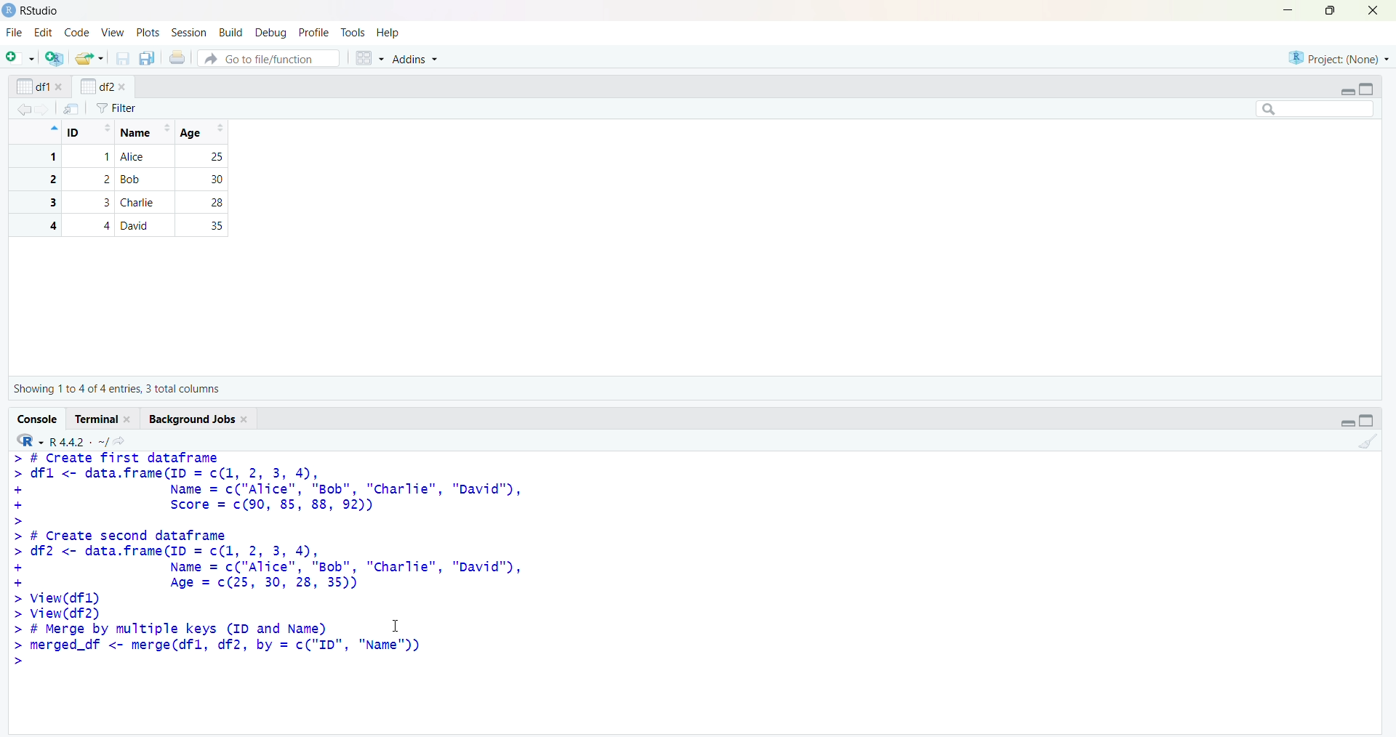 The width and height of the screenshot is (1396, 737). Describe the element at coordinates (246, 420) in the screenshot. I see `close` at that location.